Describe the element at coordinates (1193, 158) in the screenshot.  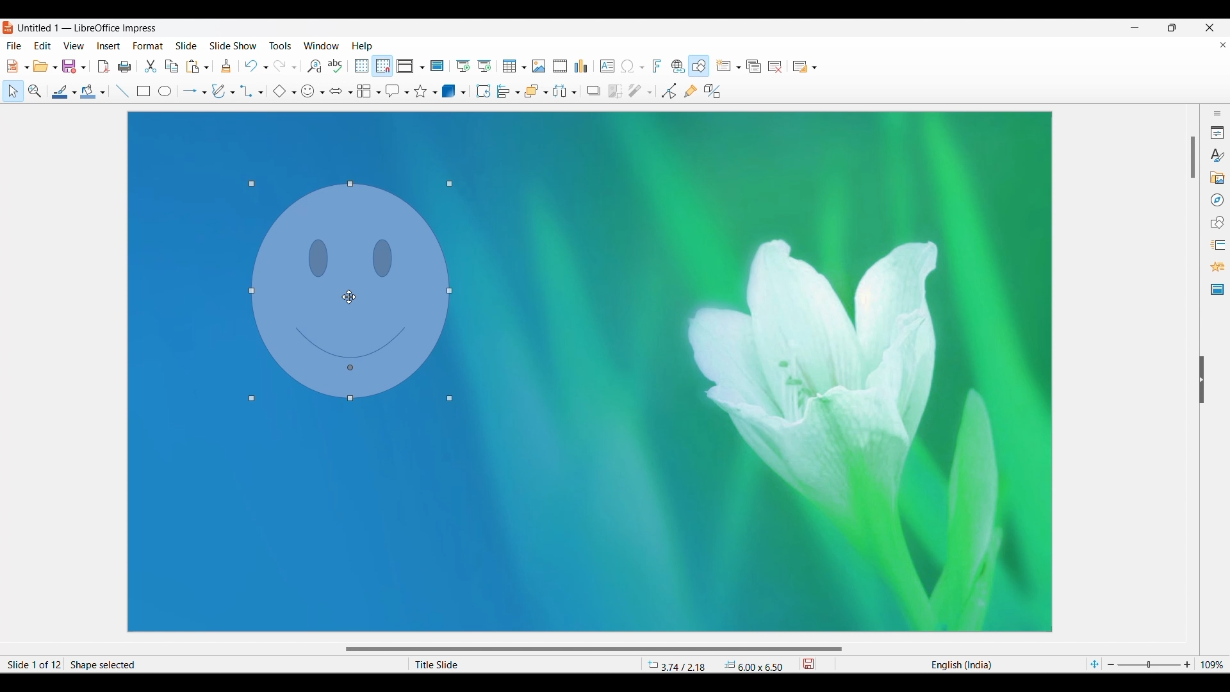
I see `Vertical slide bar` at that location.